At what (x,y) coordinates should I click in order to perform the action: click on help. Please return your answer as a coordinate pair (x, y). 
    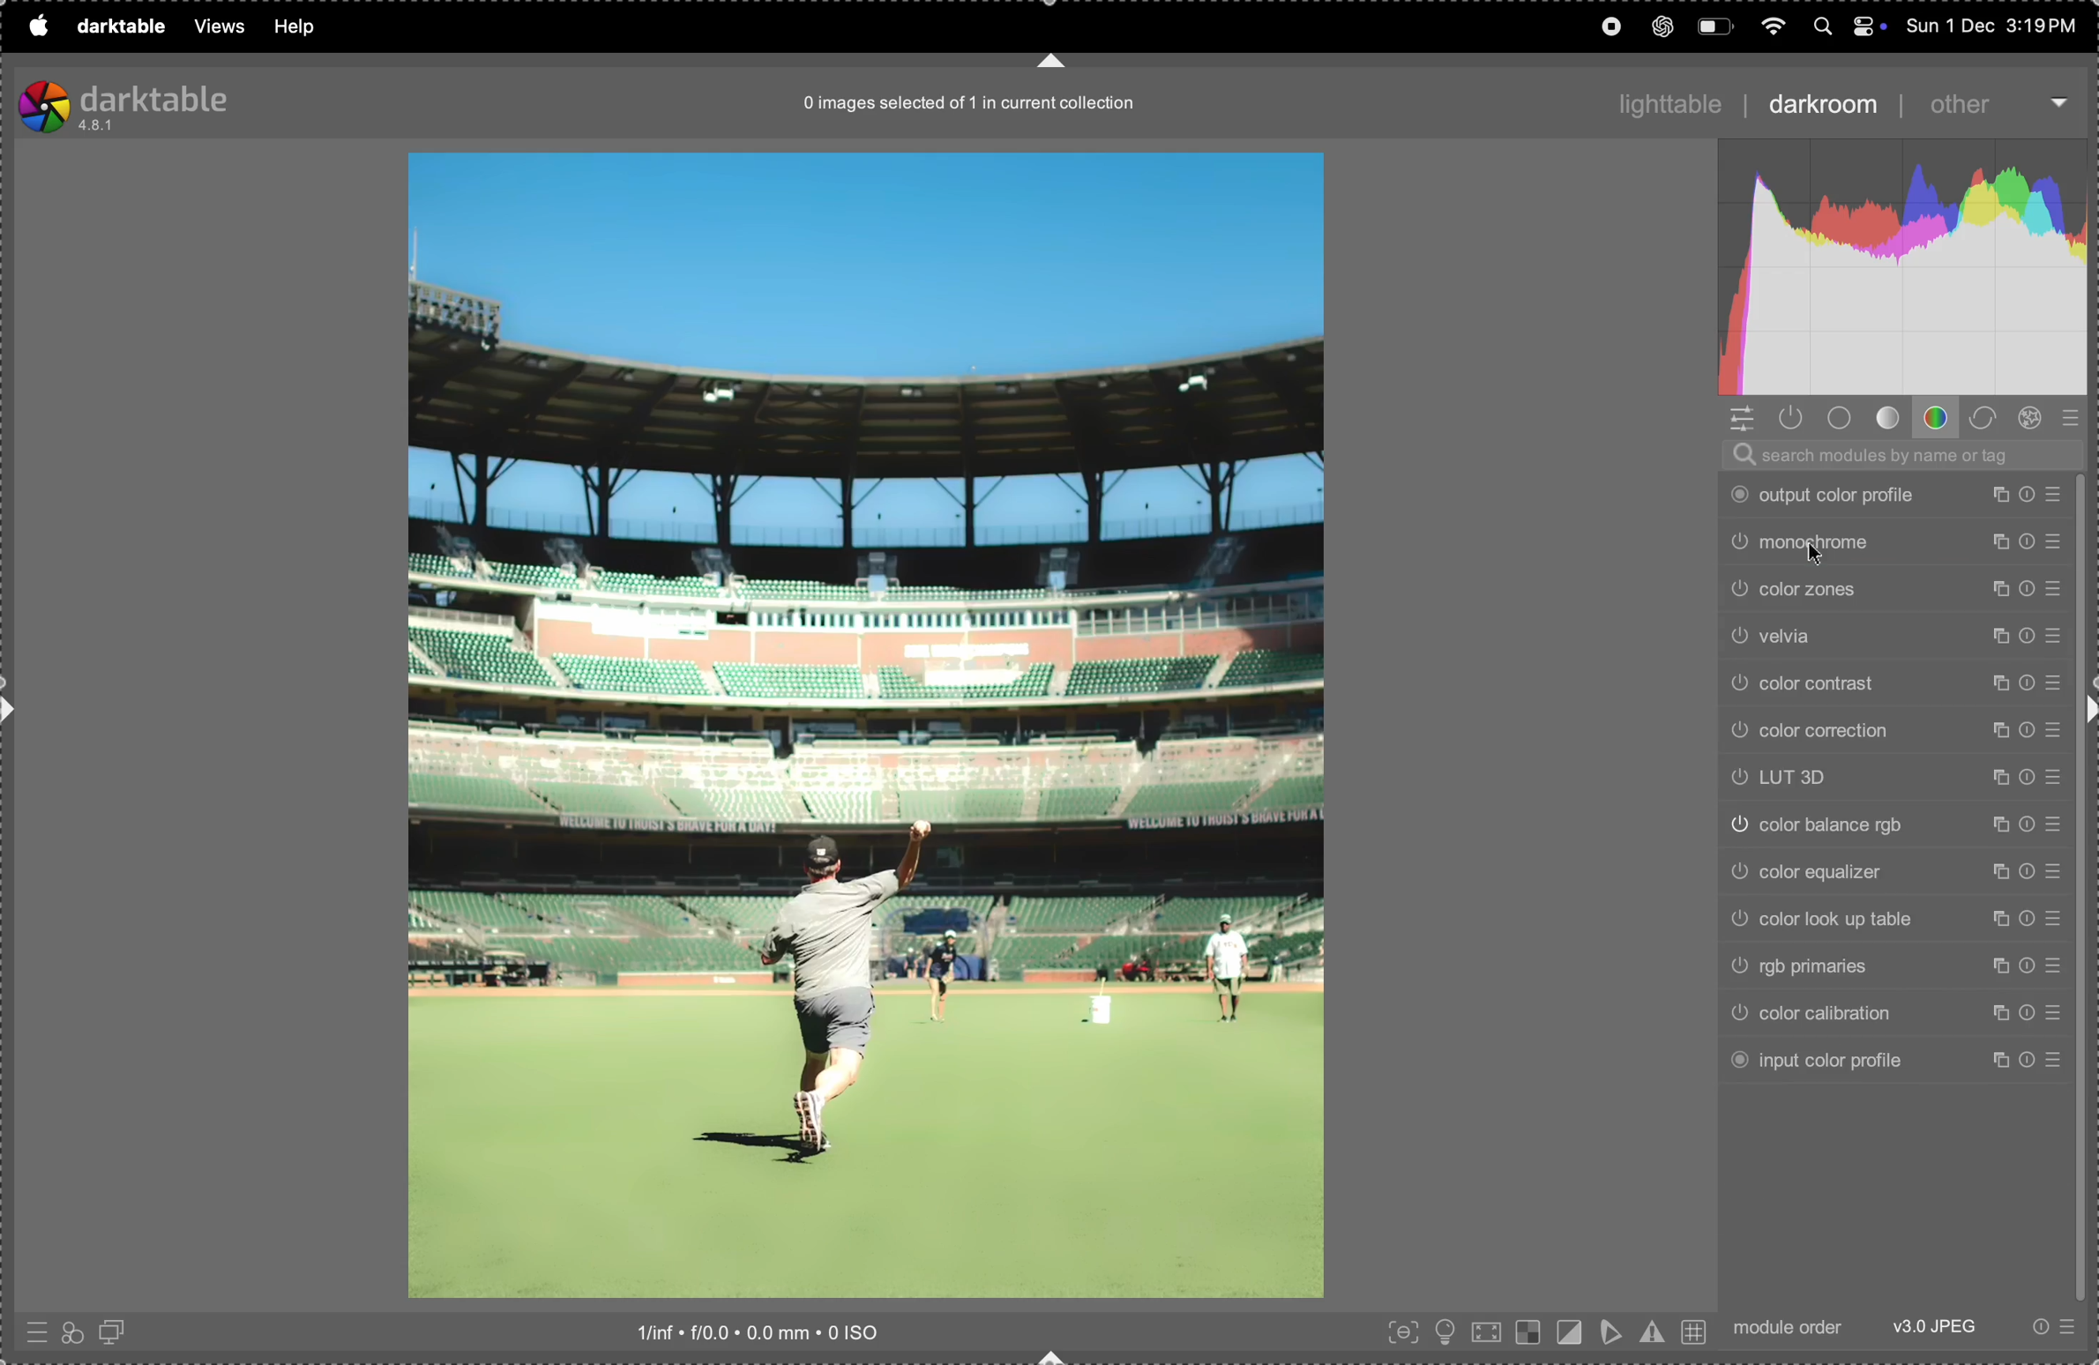
    Looking at the image, I should click on (301, 26).